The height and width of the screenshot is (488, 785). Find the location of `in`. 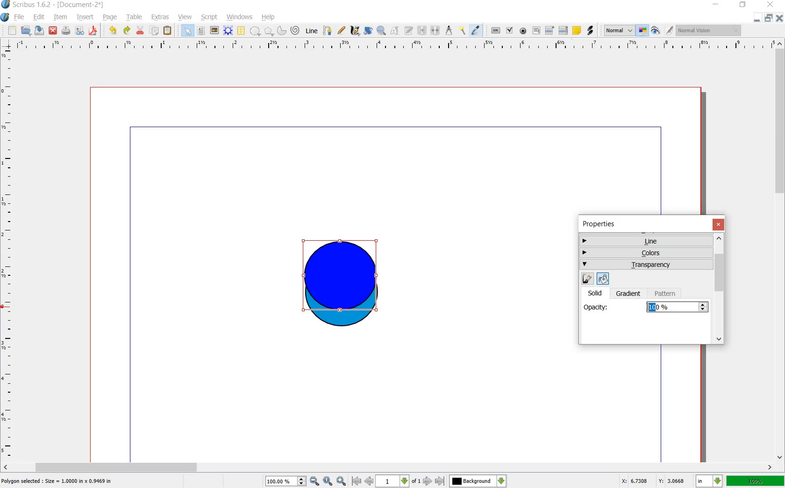

in is located at coordinates (708, 481).